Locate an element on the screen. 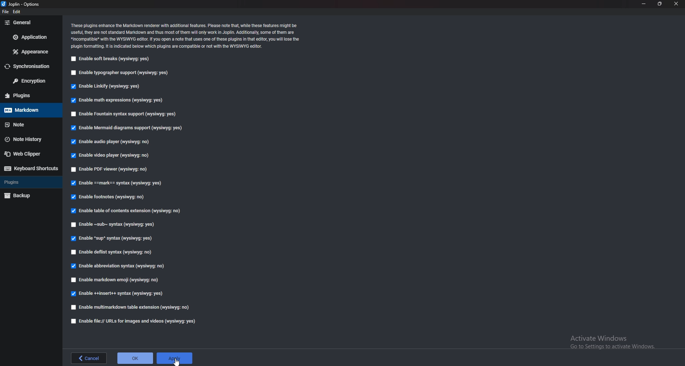 The height and width of the screenshot is (366, 685). Web clipper is located at coordinates (28, 153).